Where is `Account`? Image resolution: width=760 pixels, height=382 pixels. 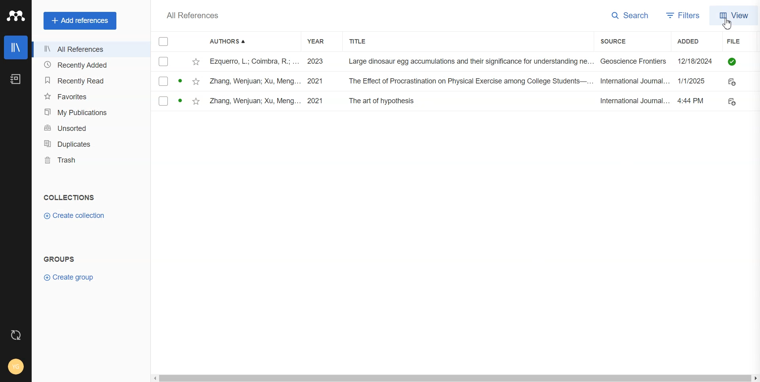 Account is located at coordinates (16, 367).